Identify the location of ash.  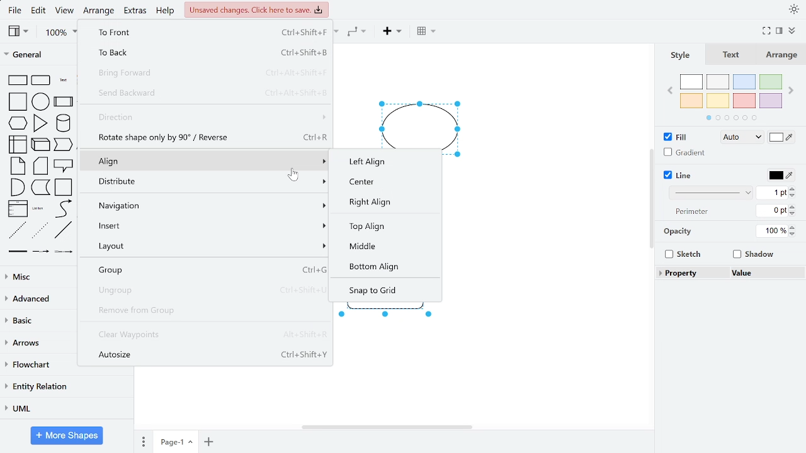
(718, 81).